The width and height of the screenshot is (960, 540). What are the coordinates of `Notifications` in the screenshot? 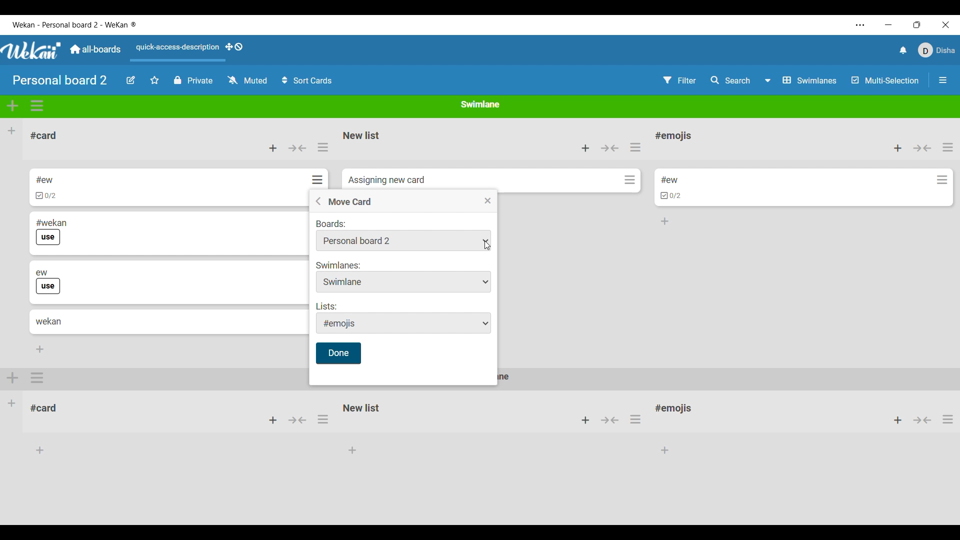 It's located at (903, 50).